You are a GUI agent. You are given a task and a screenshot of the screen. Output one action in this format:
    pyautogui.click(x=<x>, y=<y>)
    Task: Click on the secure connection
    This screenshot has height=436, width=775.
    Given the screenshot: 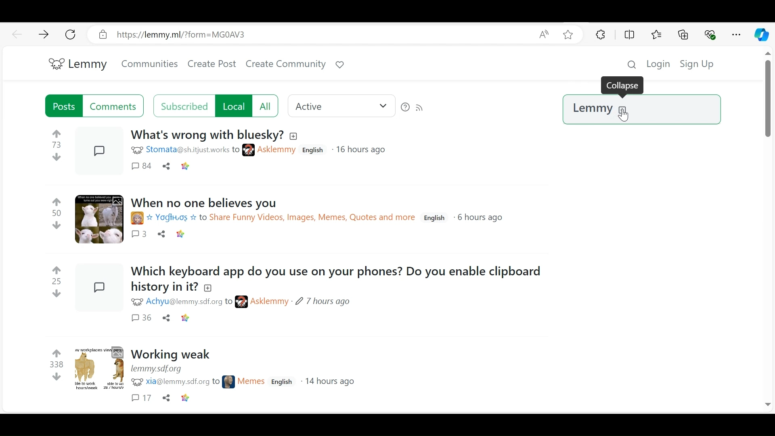 What is the action you would take?
    pyautogui.click(x=99, y=34)
    